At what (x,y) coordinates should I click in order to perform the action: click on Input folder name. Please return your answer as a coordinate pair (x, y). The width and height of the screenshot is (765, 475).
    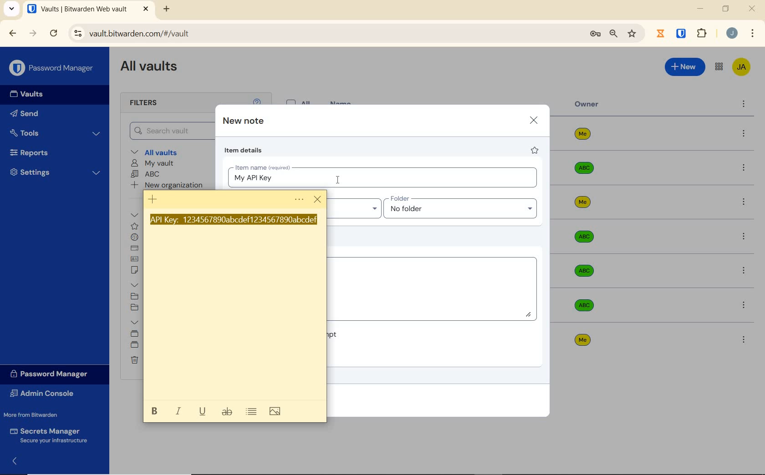
    Looking at the image, I should click on (462, 207).